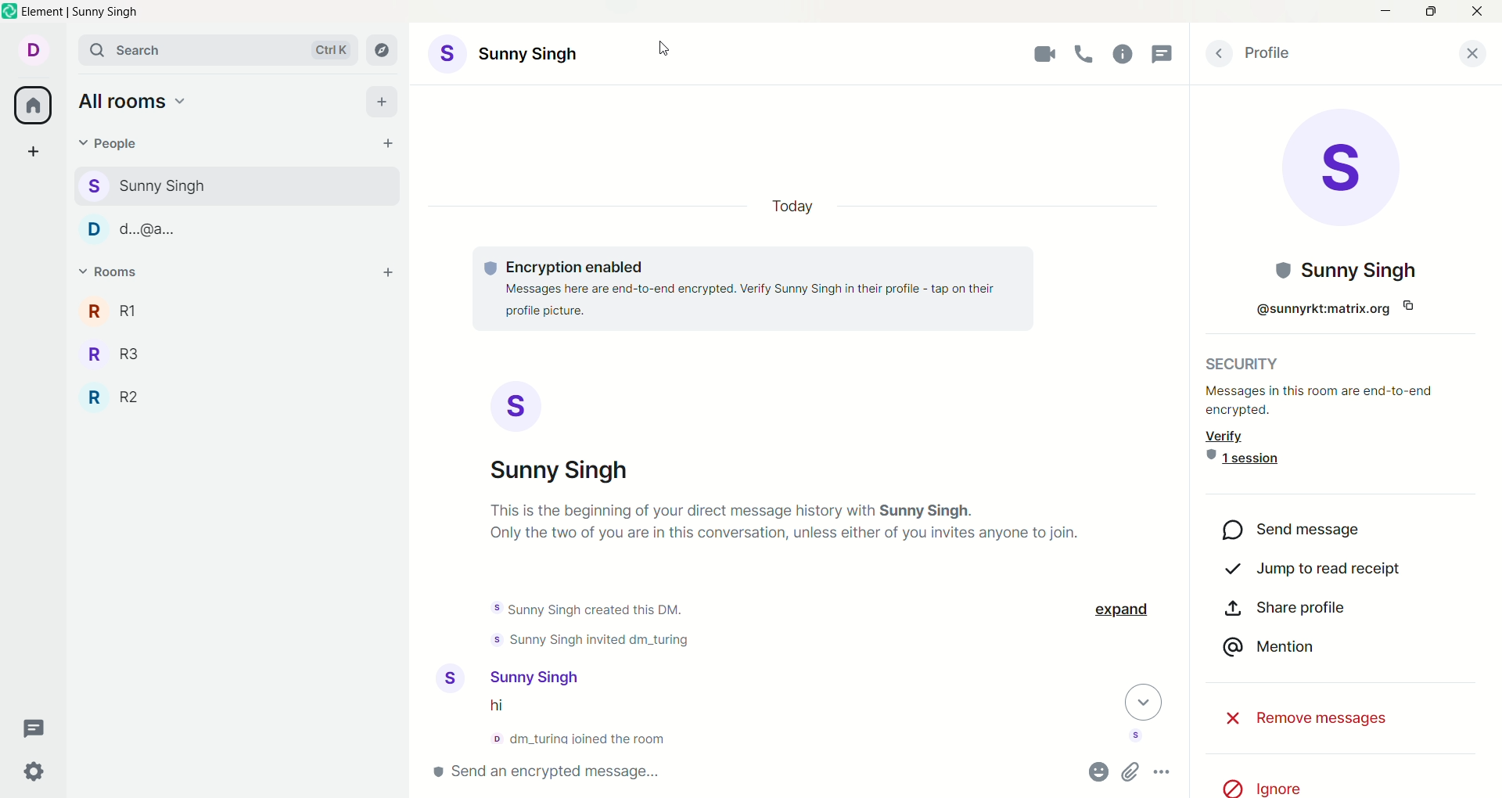 The width and height of the screenshot is (1502, 798). Describe the element at coordinates (1407, 304) in the screenshot. I see `copy` at that location.